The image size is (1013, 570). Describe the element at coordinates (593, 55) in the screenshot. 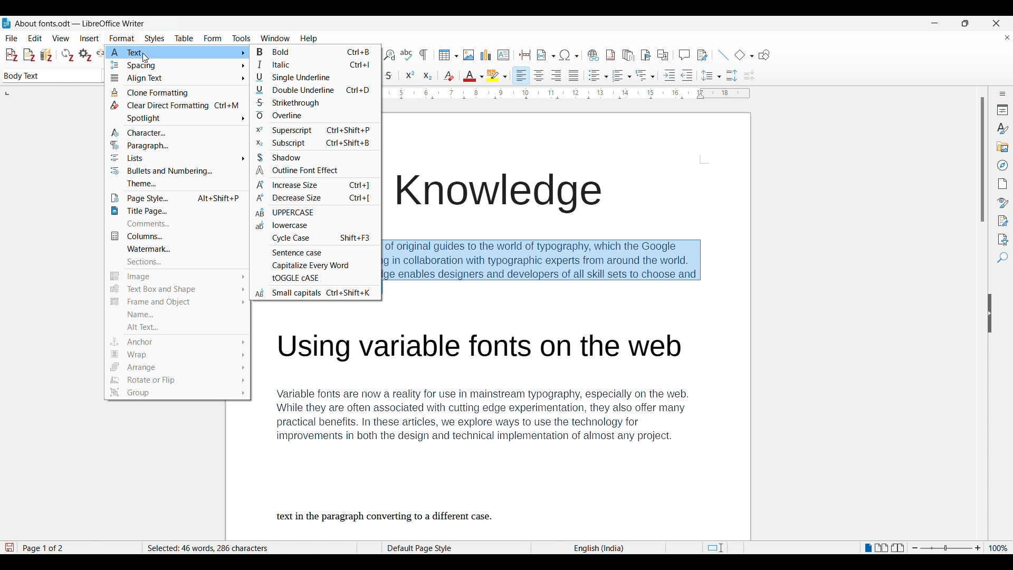

I see `Insert hyperlink` at that location.